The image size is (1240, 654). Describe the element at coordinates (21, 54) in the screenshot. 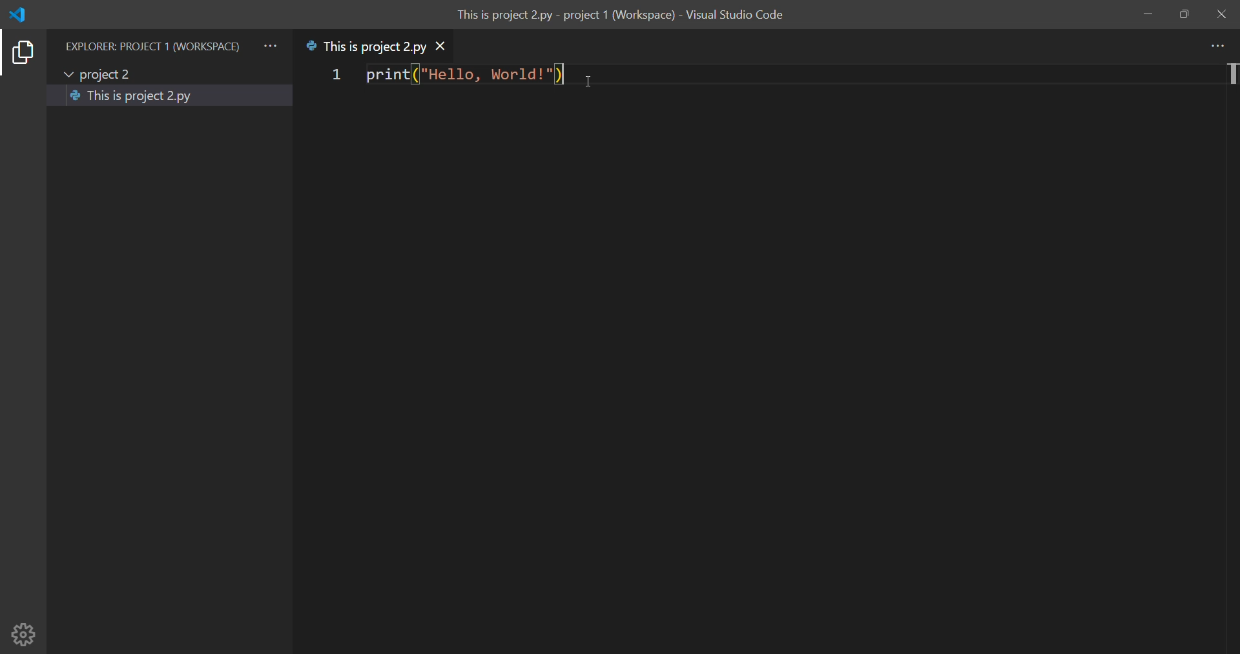

I see `explorer` at that location.